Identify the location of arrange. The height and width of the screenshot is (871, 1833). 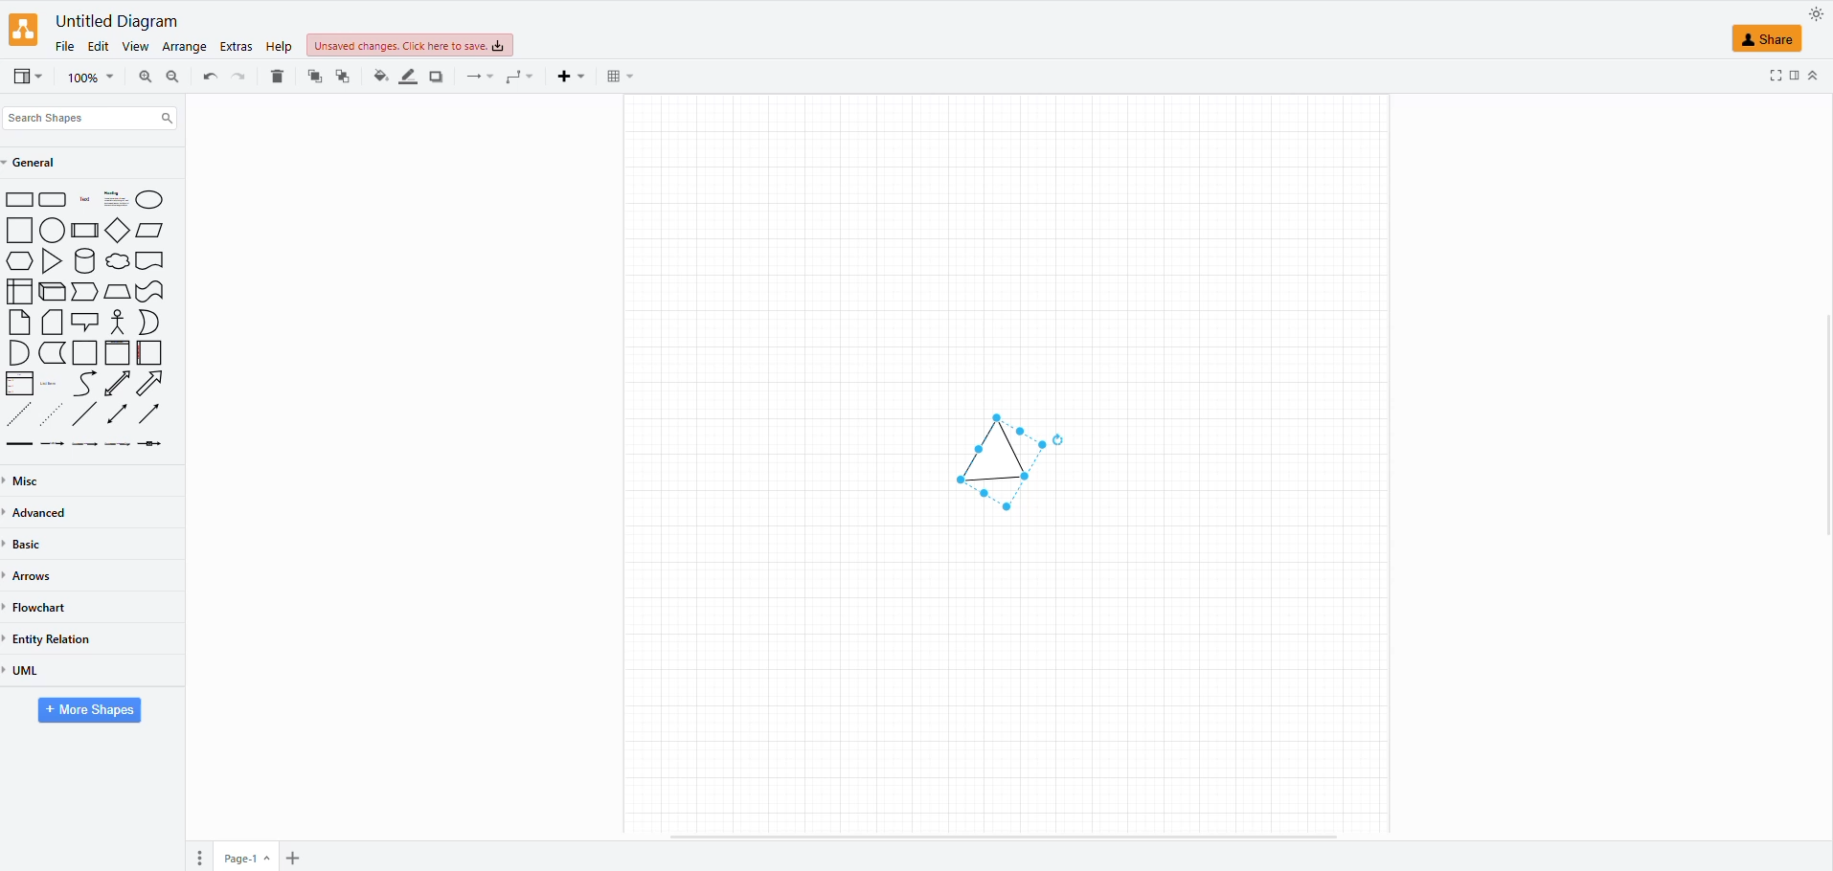
(184, 45).